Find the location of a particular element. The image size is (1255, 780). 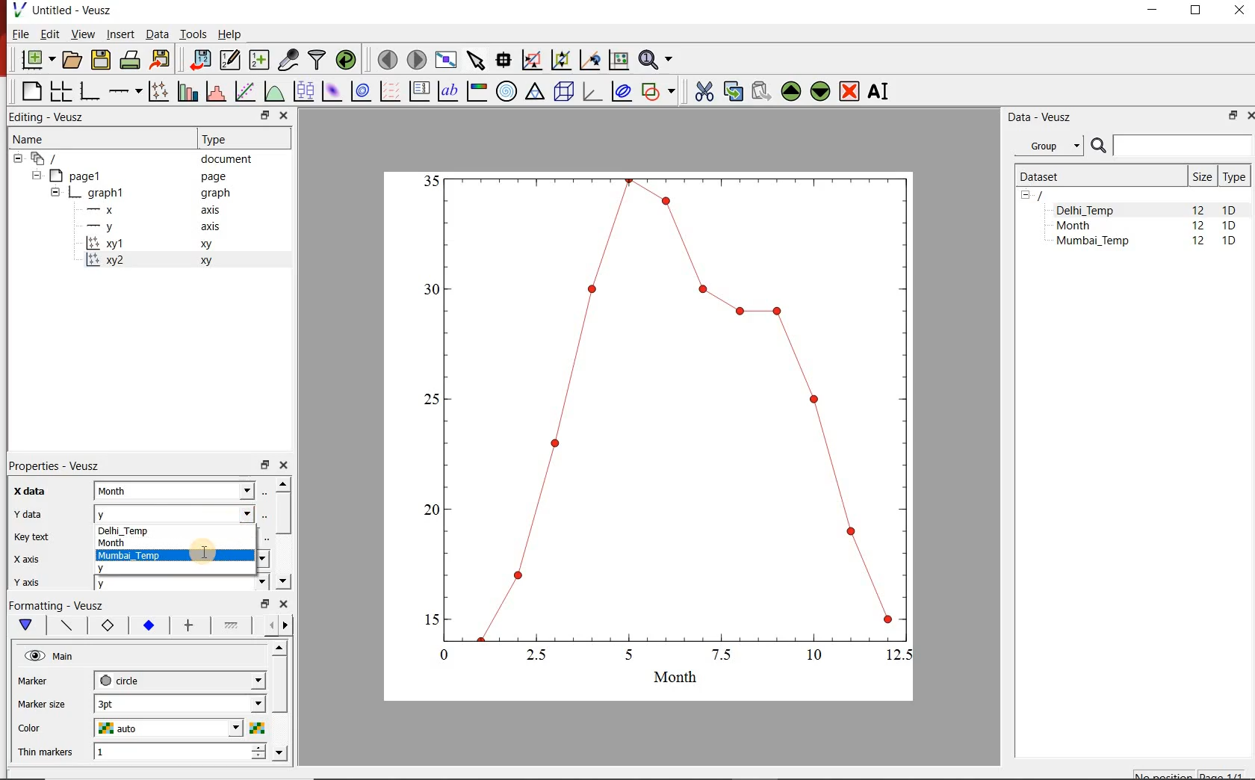

export to graphics format is located at coordinates (161, 60).